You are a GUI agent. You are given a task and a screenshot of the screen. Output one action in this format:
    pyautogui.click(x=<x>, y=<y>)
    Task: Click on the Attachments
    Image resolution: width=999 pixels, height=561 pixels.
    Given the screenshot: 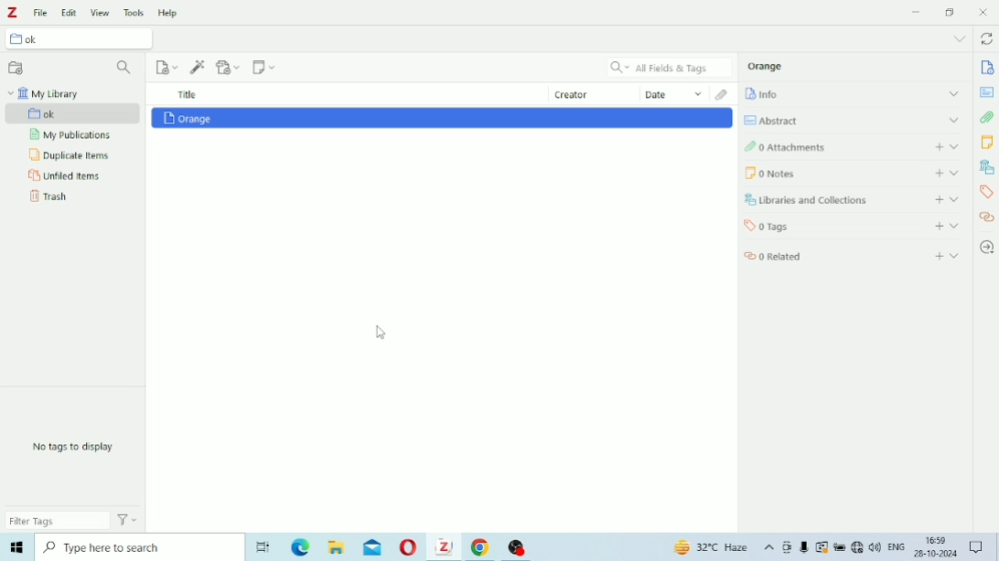 What is the action you would take?
    pyautogui.click(x=724, y=94)
    